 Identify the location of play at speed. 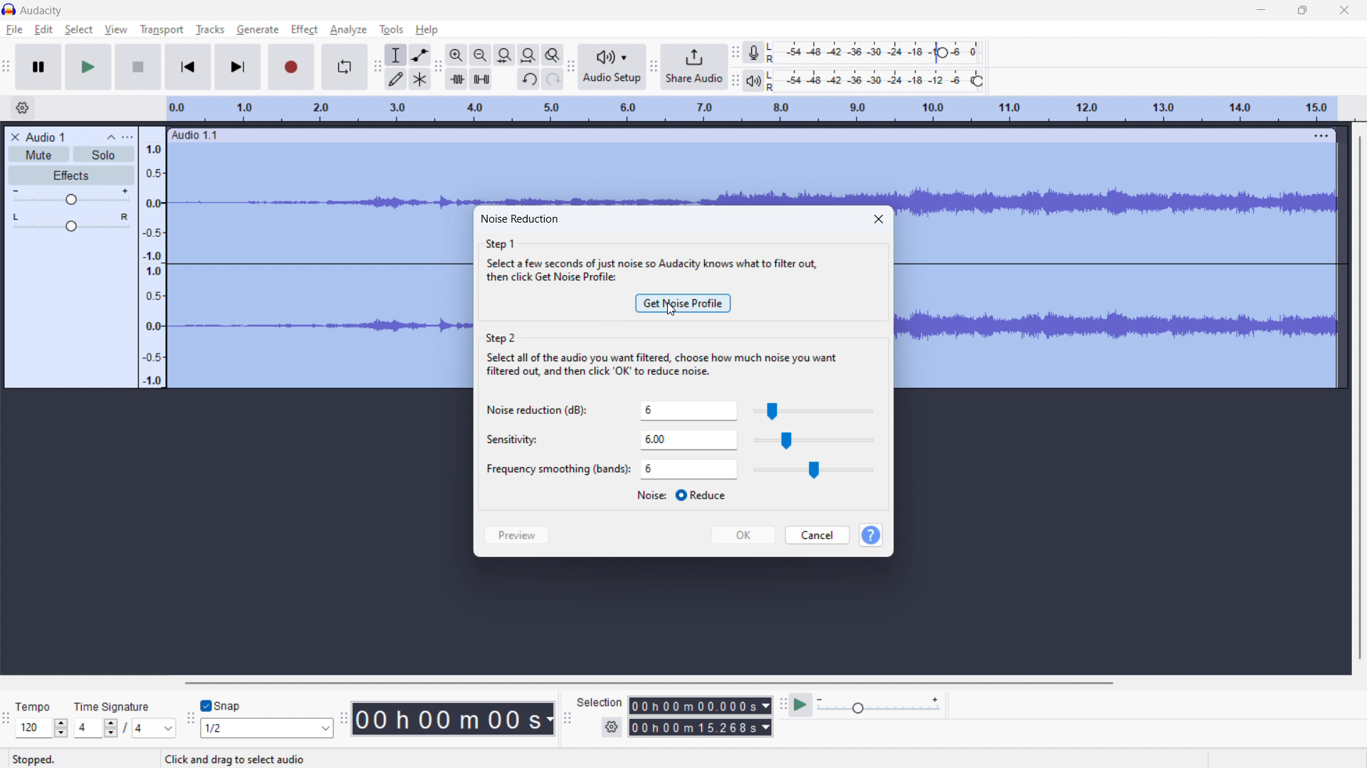
(800, 705).